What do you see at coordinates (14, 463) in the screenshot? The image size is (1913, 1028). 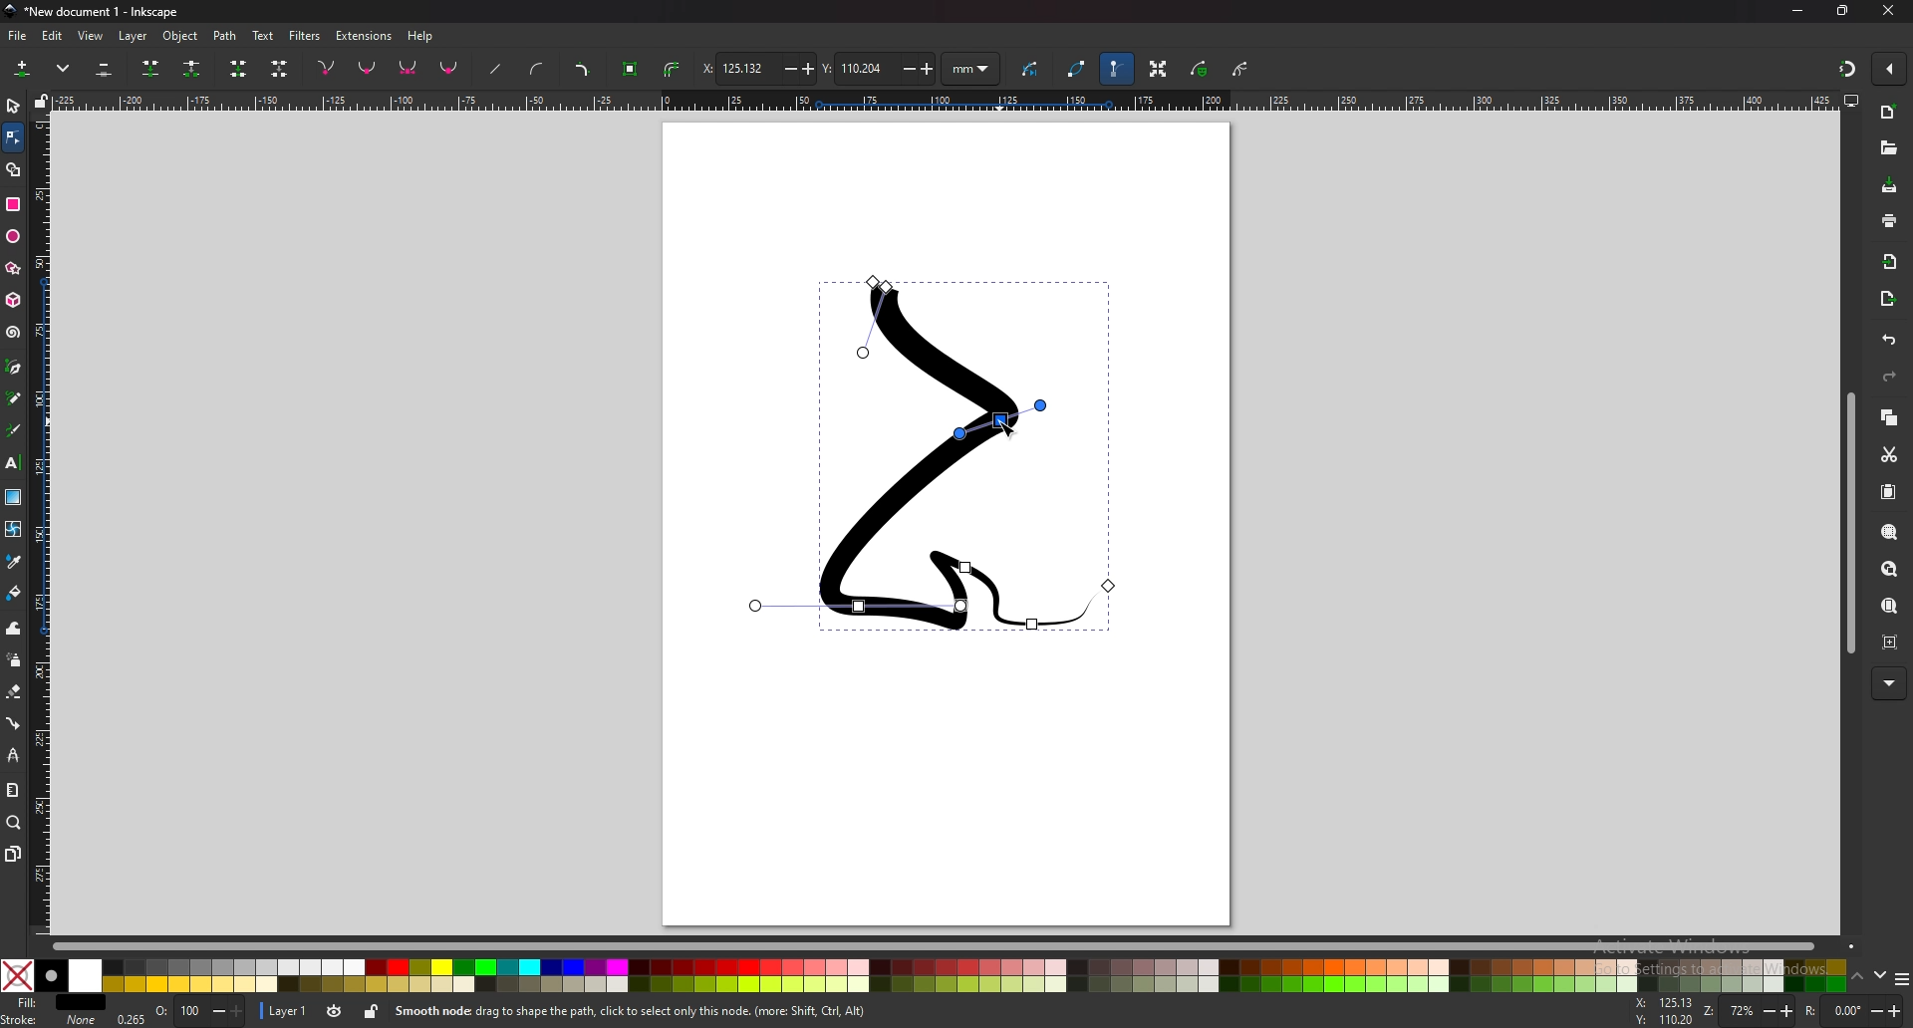 I see `text` at bounding box center [14, 463].